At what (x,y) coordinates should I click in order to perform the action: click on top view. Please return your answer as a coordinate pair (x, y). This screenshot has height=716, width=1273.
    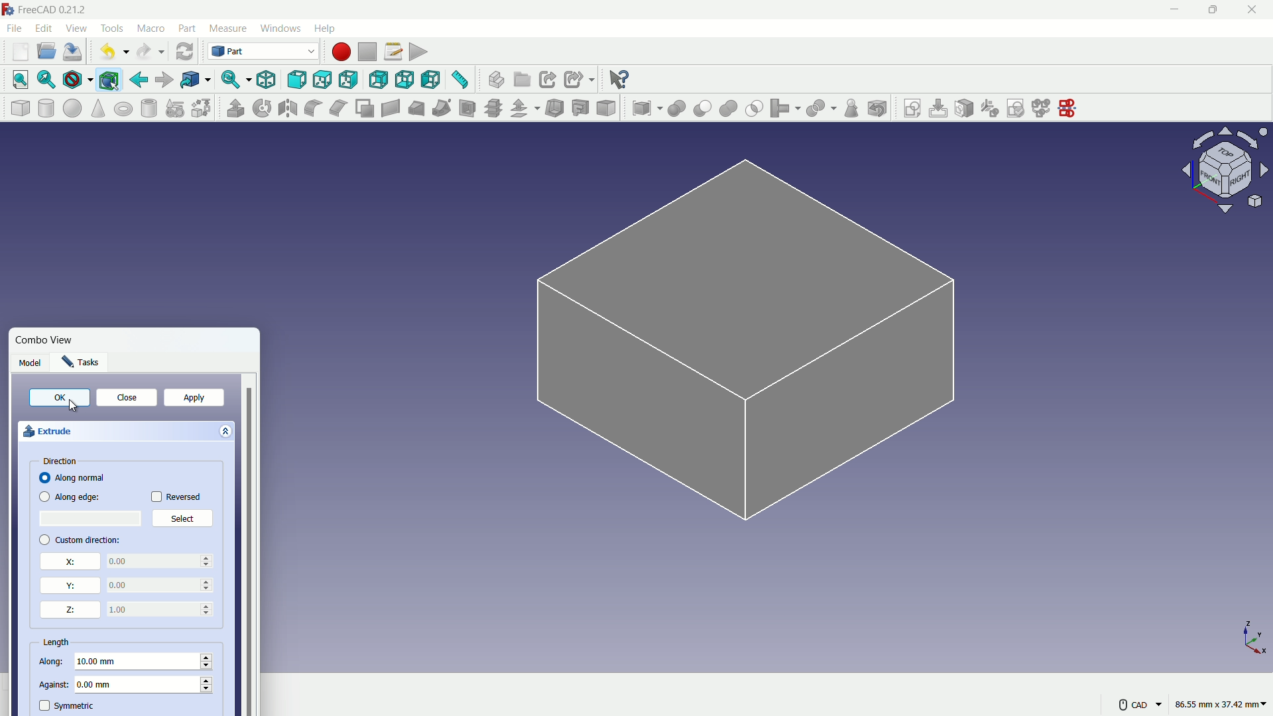
    Looking at the image, I should click on (322, 79).